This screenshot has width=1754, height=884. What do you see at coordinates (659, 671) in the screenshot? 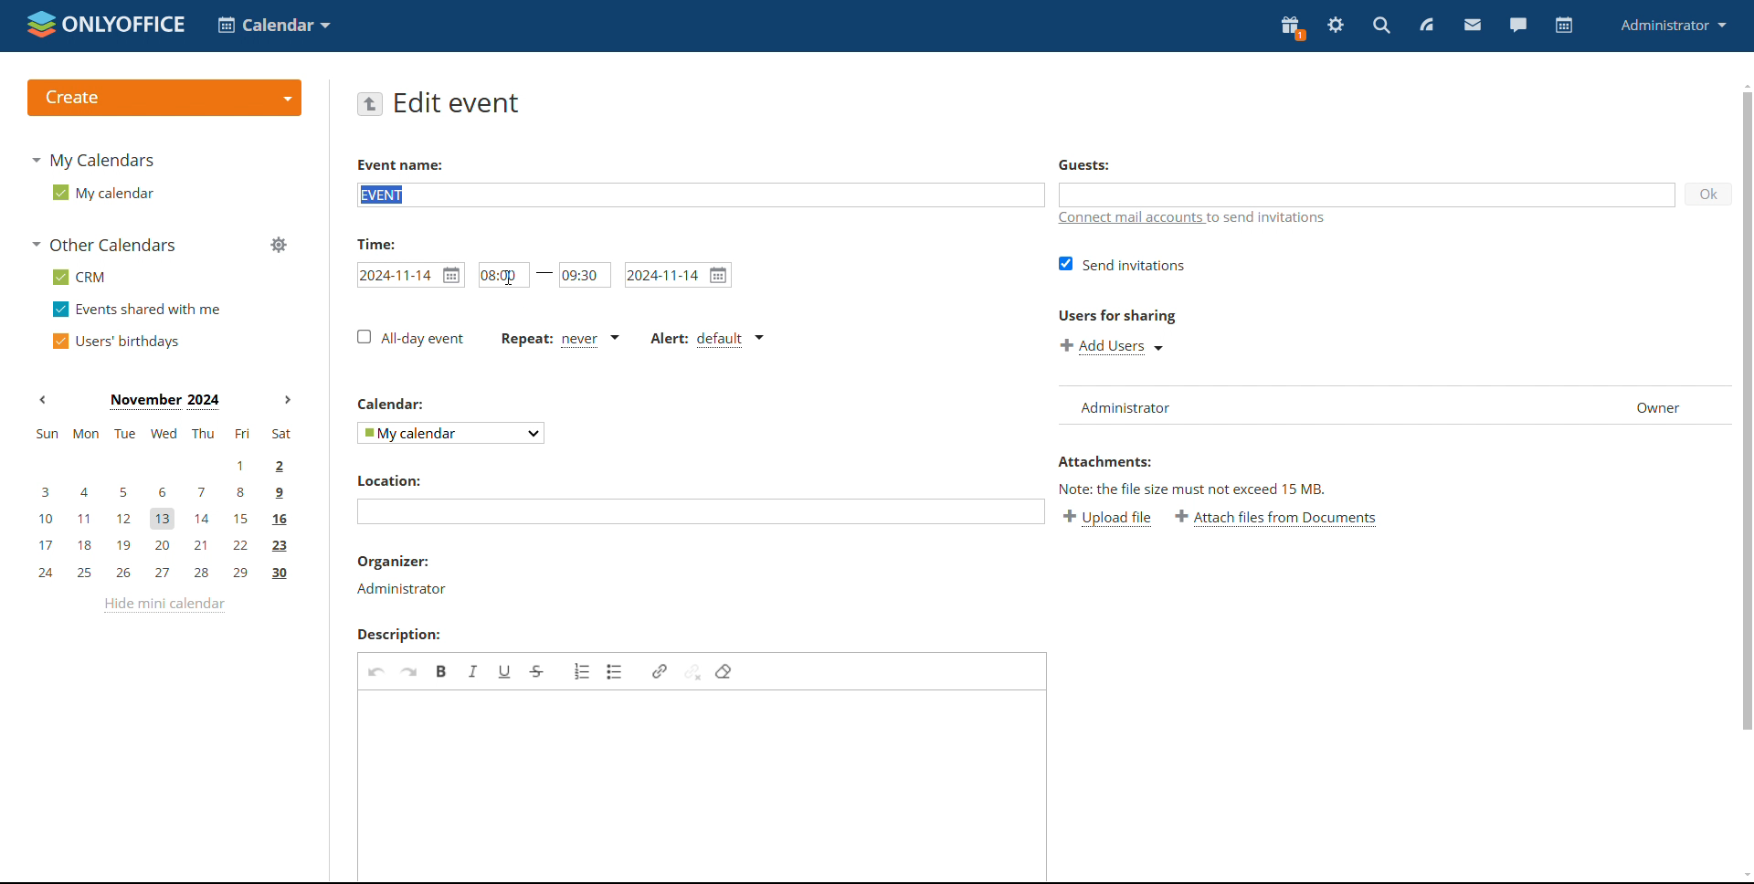
I see `link` at bounding box center [659, 671].